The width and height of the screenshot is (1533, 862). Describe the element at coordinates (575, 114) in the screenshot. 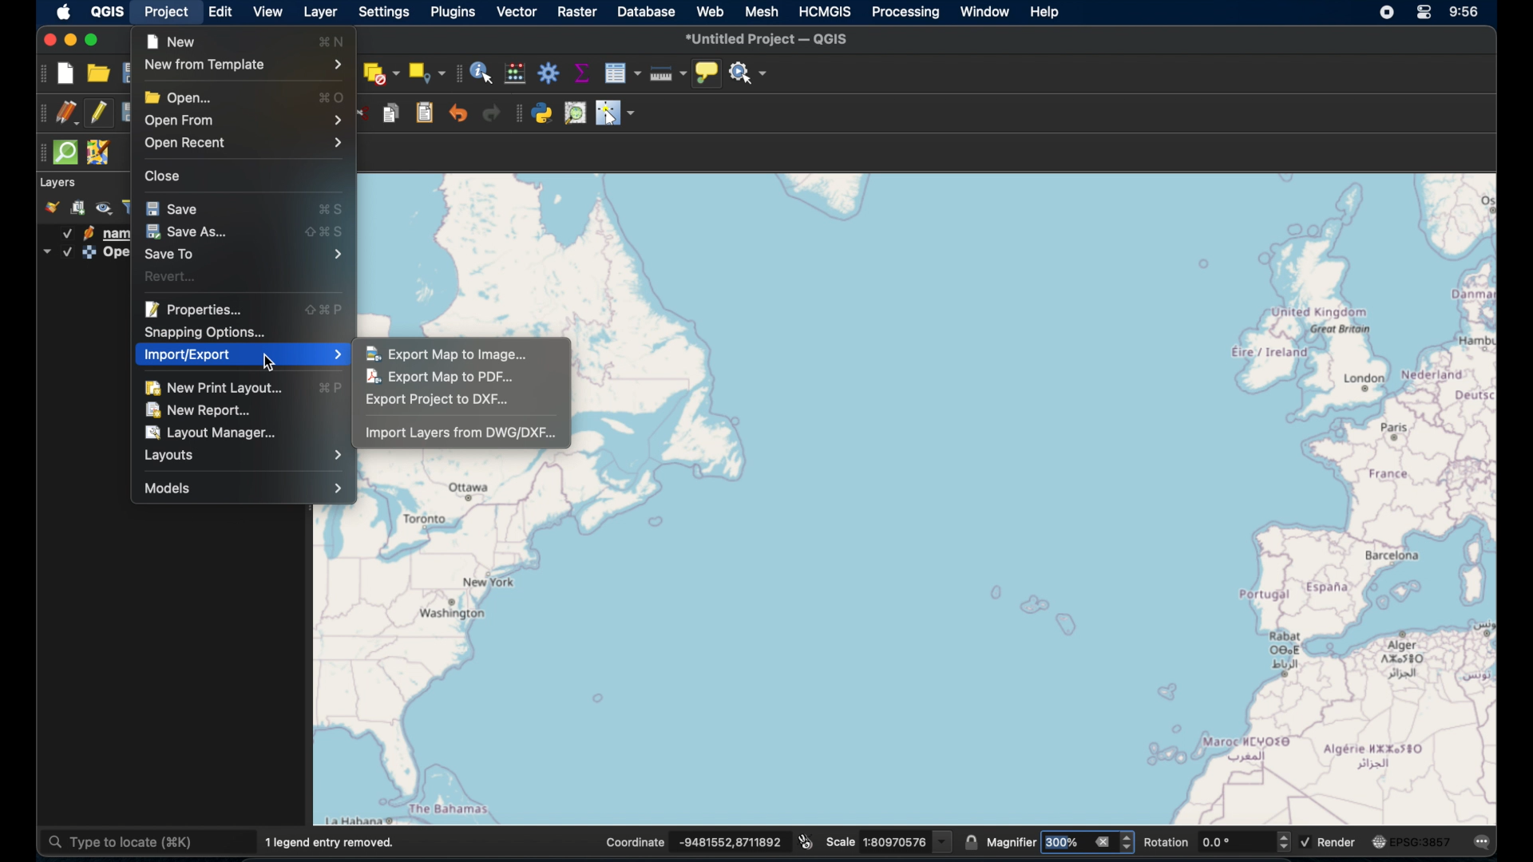

I see `osm place search` at that location.